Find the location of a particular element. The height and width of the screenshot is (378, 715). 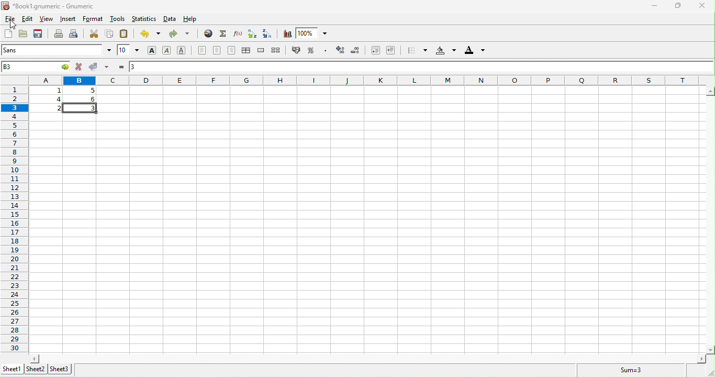

italic  is located at coordinates (166, 51).